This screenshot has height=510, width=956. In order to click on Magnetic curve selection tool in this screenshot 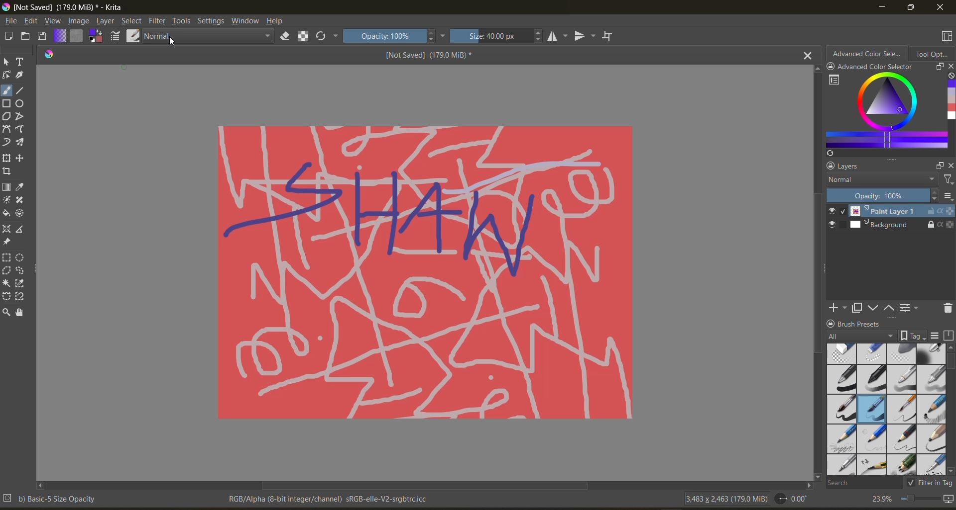, I will do `click(22, 296)`.